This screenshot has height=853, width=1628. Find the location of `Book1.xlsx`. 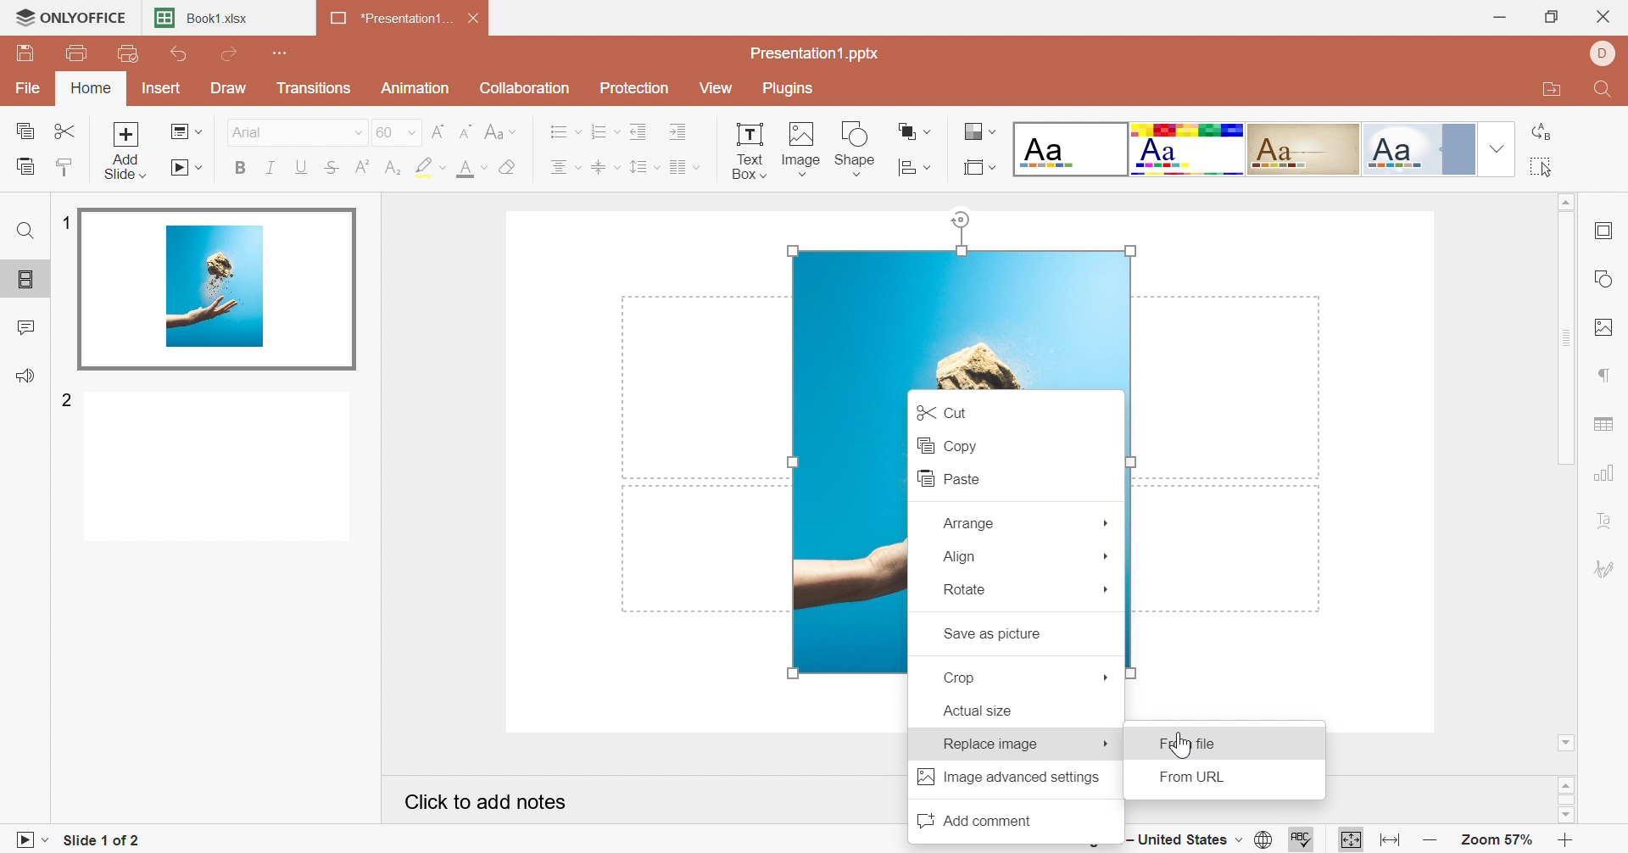

Book1.xlsx is located at coordinates (208, 17).